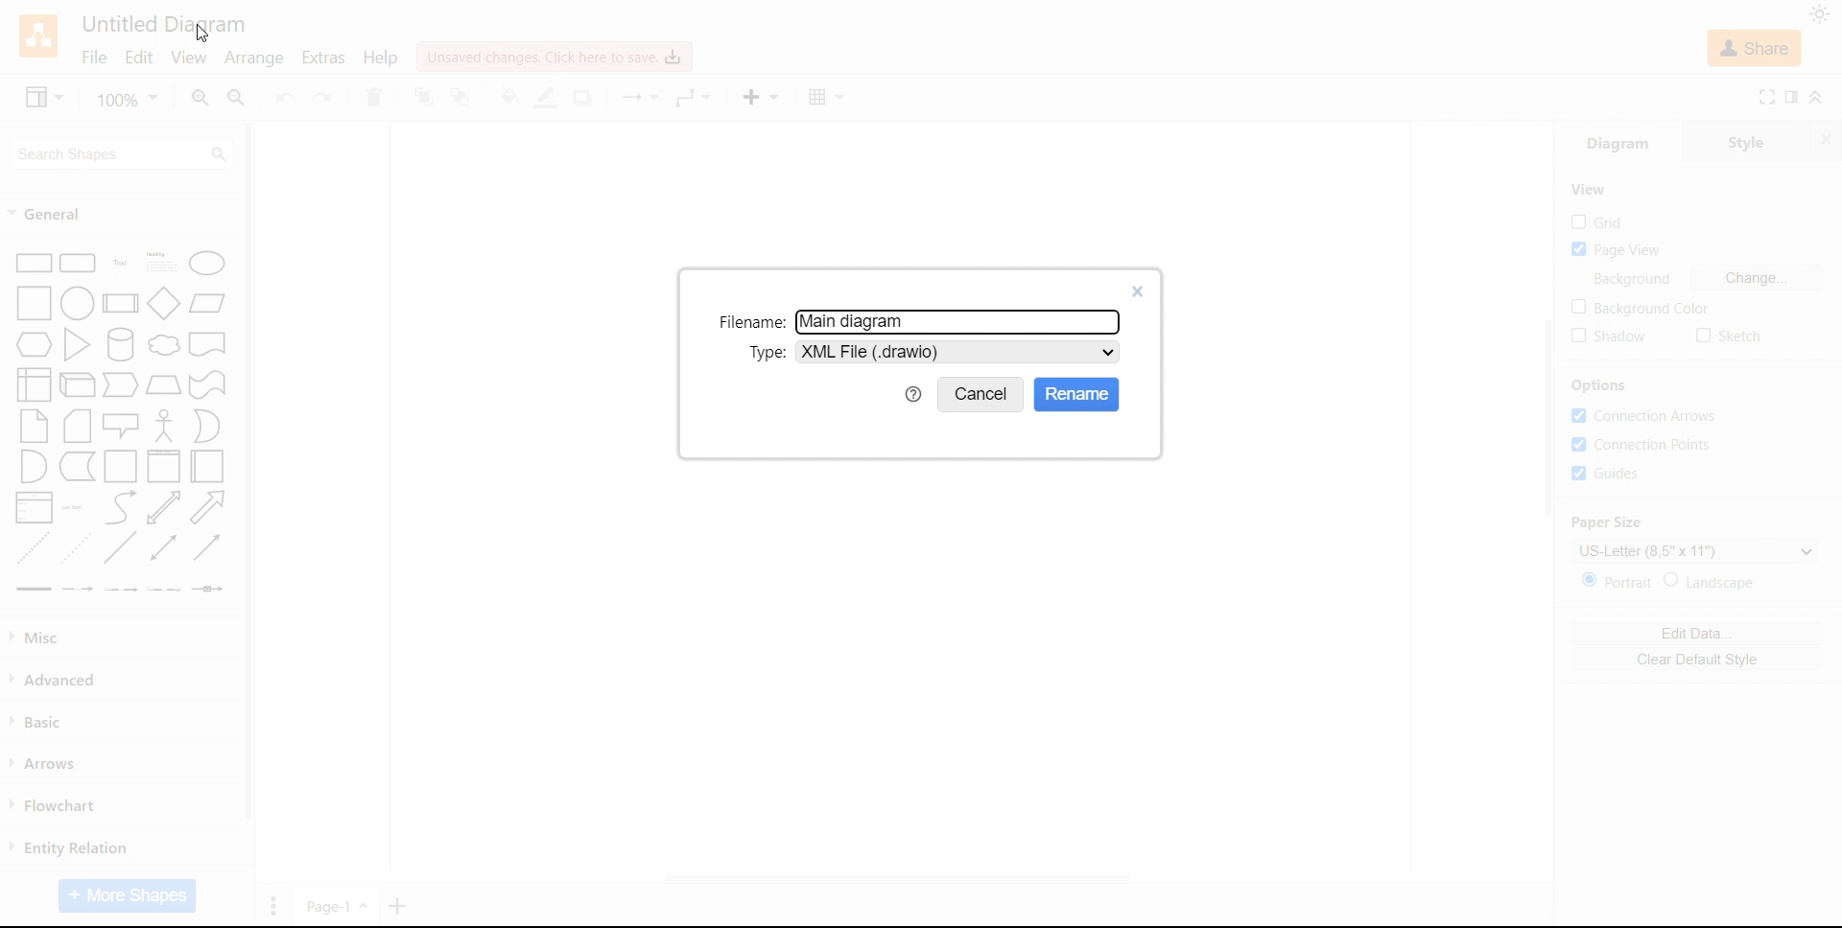  I want to click on Zoom level , so click(130, 99).